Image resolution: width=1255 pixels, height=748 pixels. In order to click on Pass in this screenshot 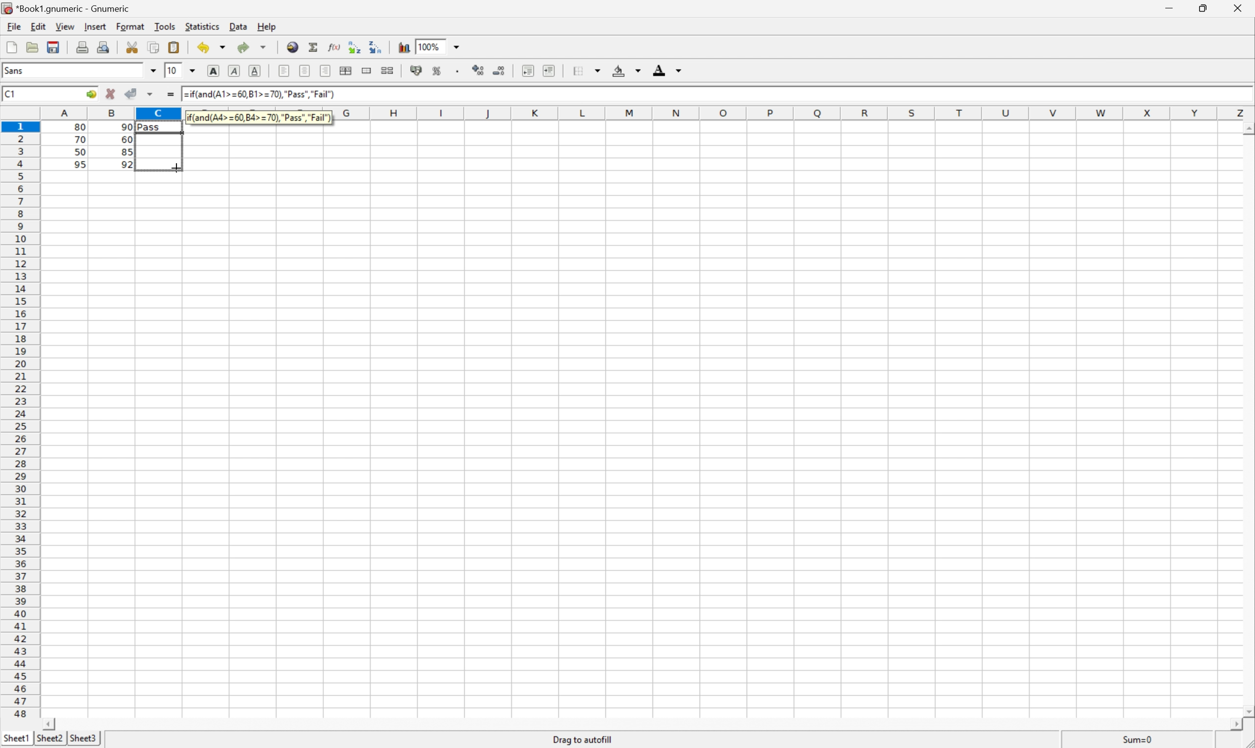, I will do `click(159, 125)`.